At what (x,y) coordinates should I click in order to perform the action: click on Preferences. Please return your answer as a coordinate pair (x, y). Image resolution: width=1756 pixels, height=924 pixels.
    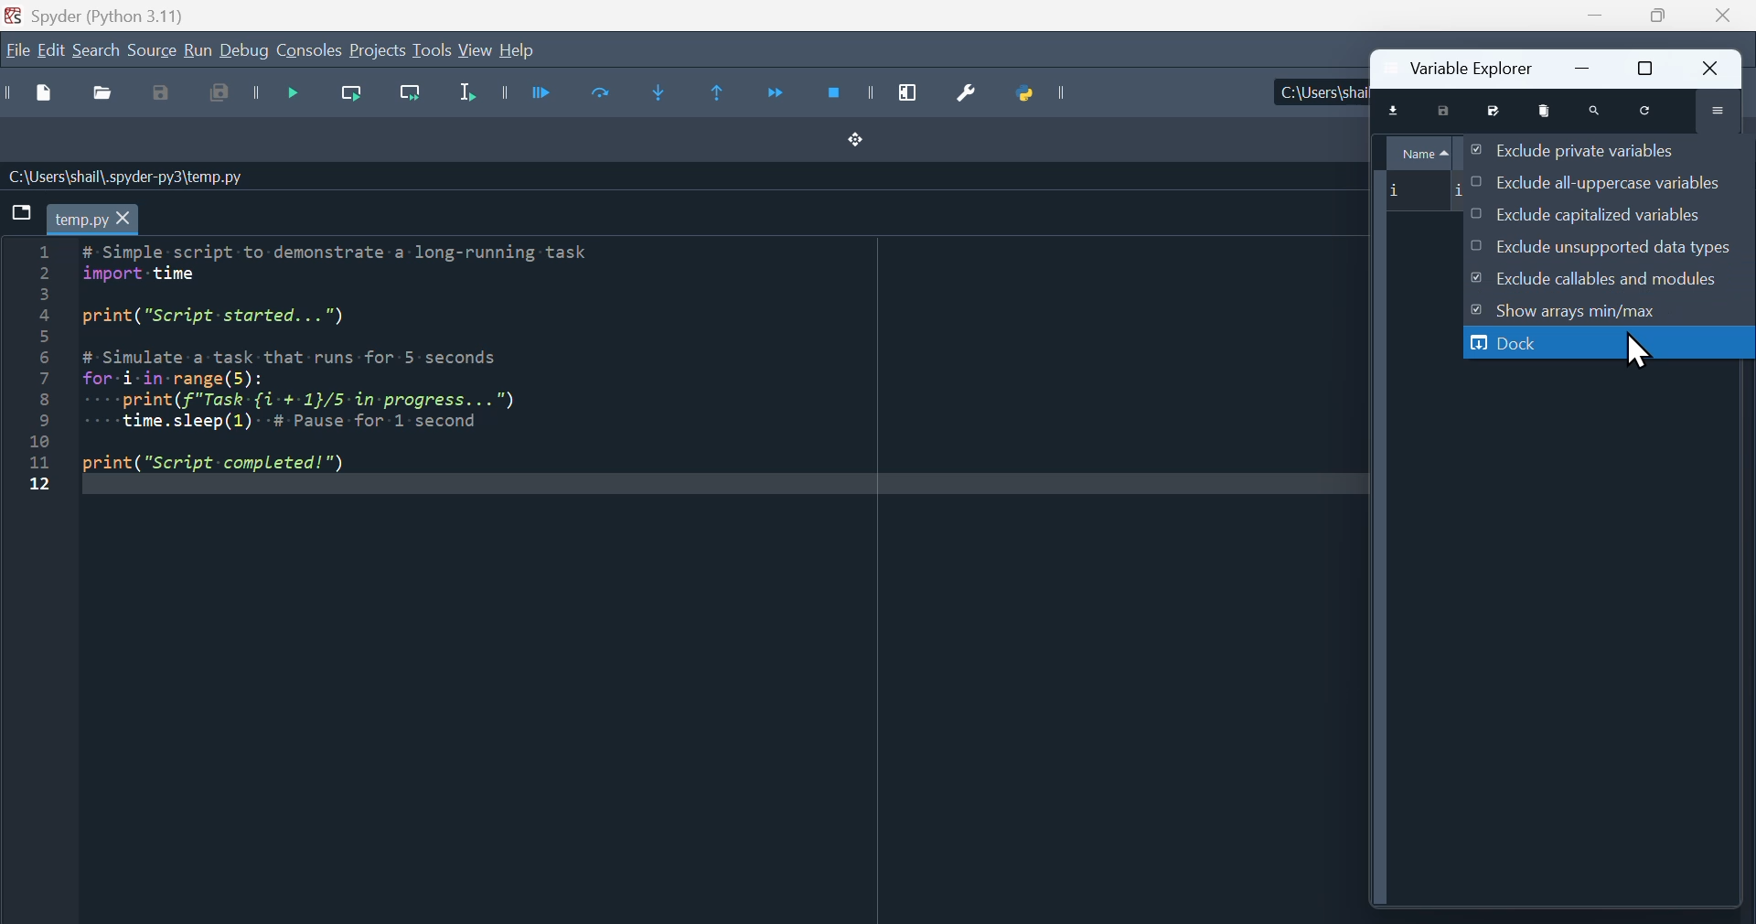
    Looking at the image, I should click on (960, 94).